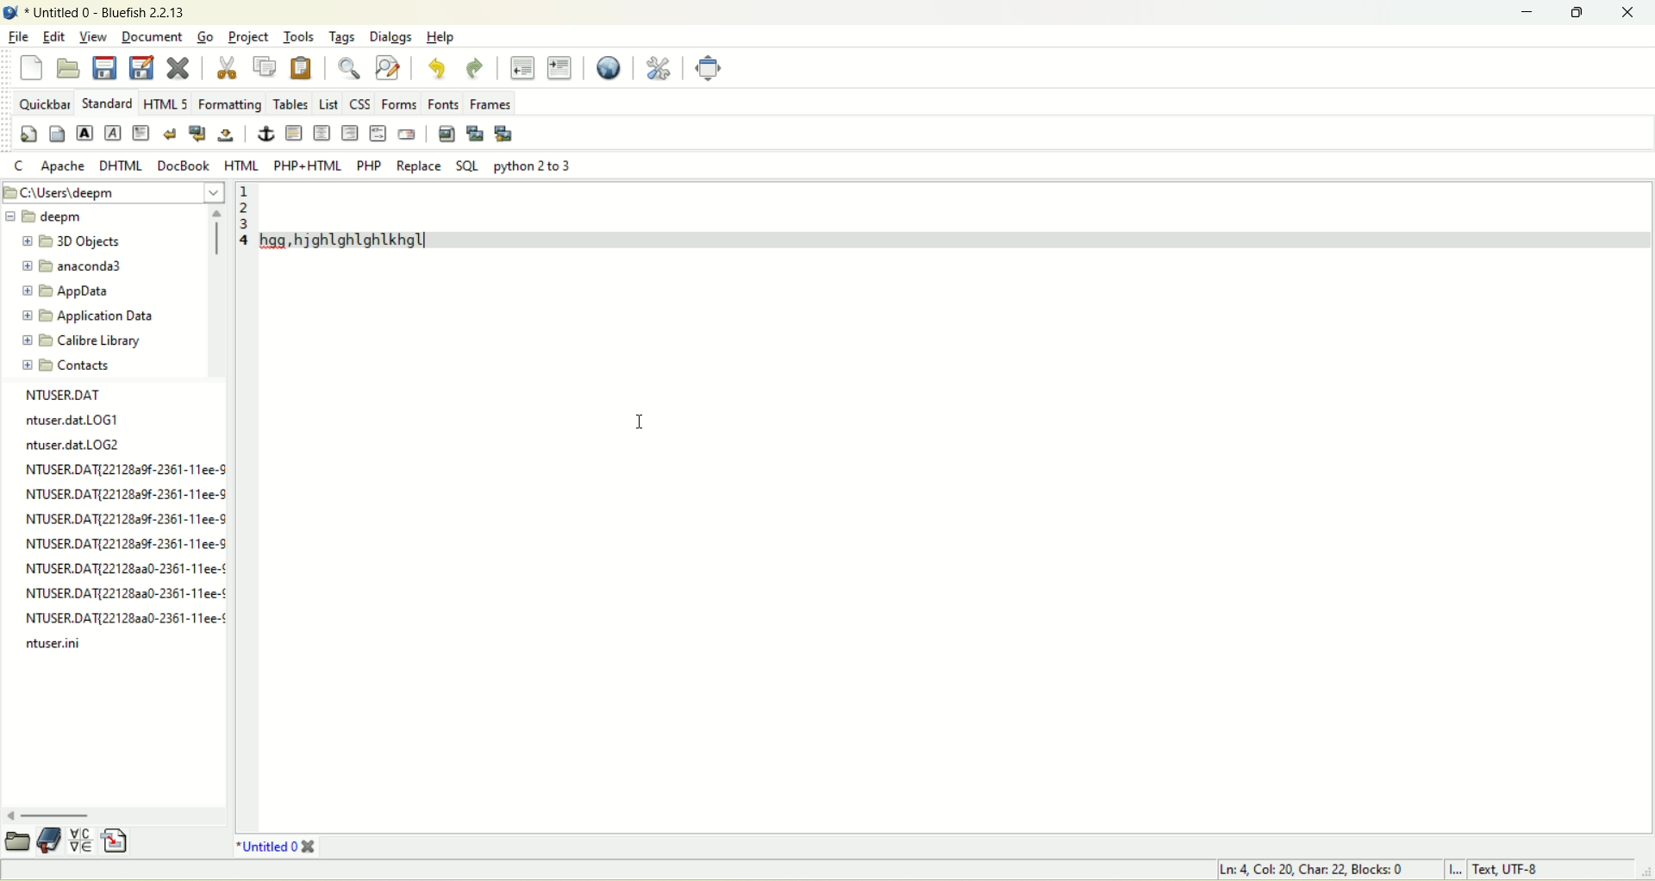 This screenshot has width=1655, height=881. What do you see at coordinates (82, 840) in the screenshot?
I see `charmap` at bounding box center [82, 840].